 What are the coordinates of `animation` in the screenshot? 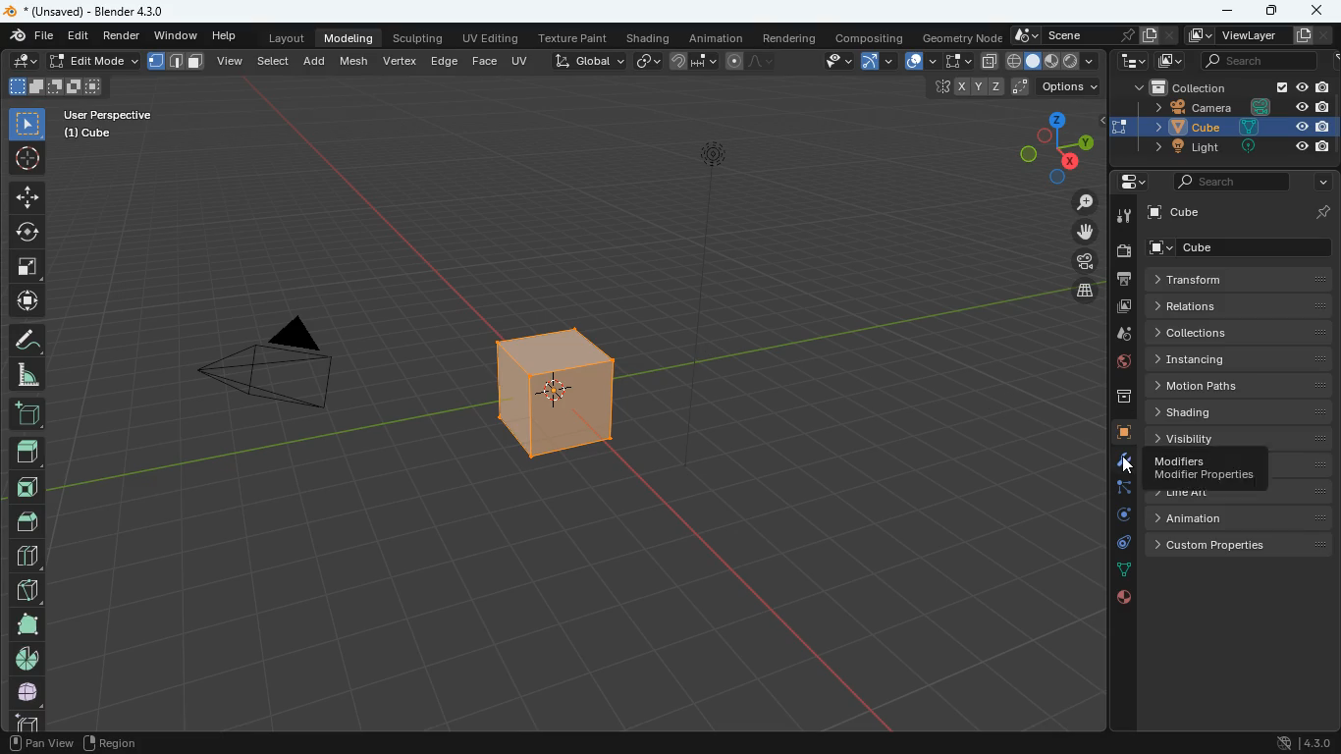 It's located at (717, 36).